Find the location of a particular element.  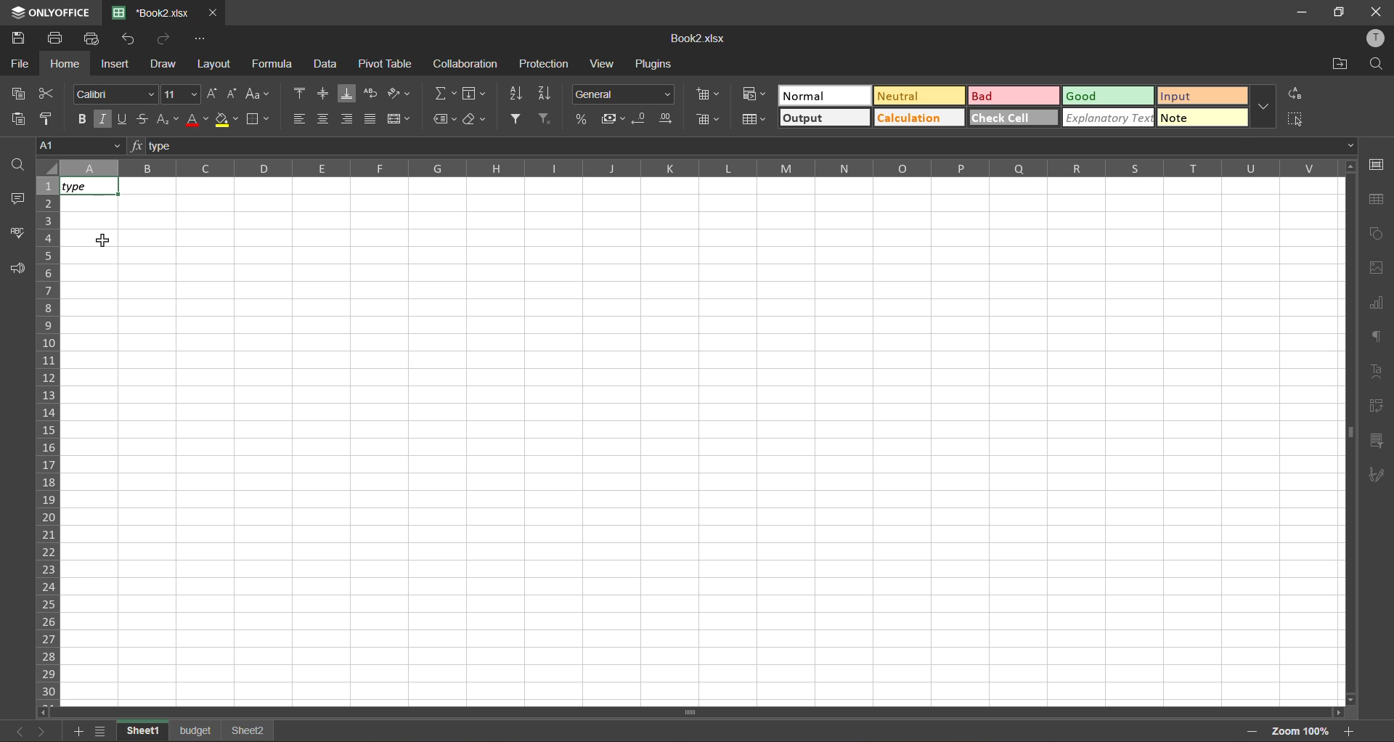

font style is located at coordinates (115, 92).